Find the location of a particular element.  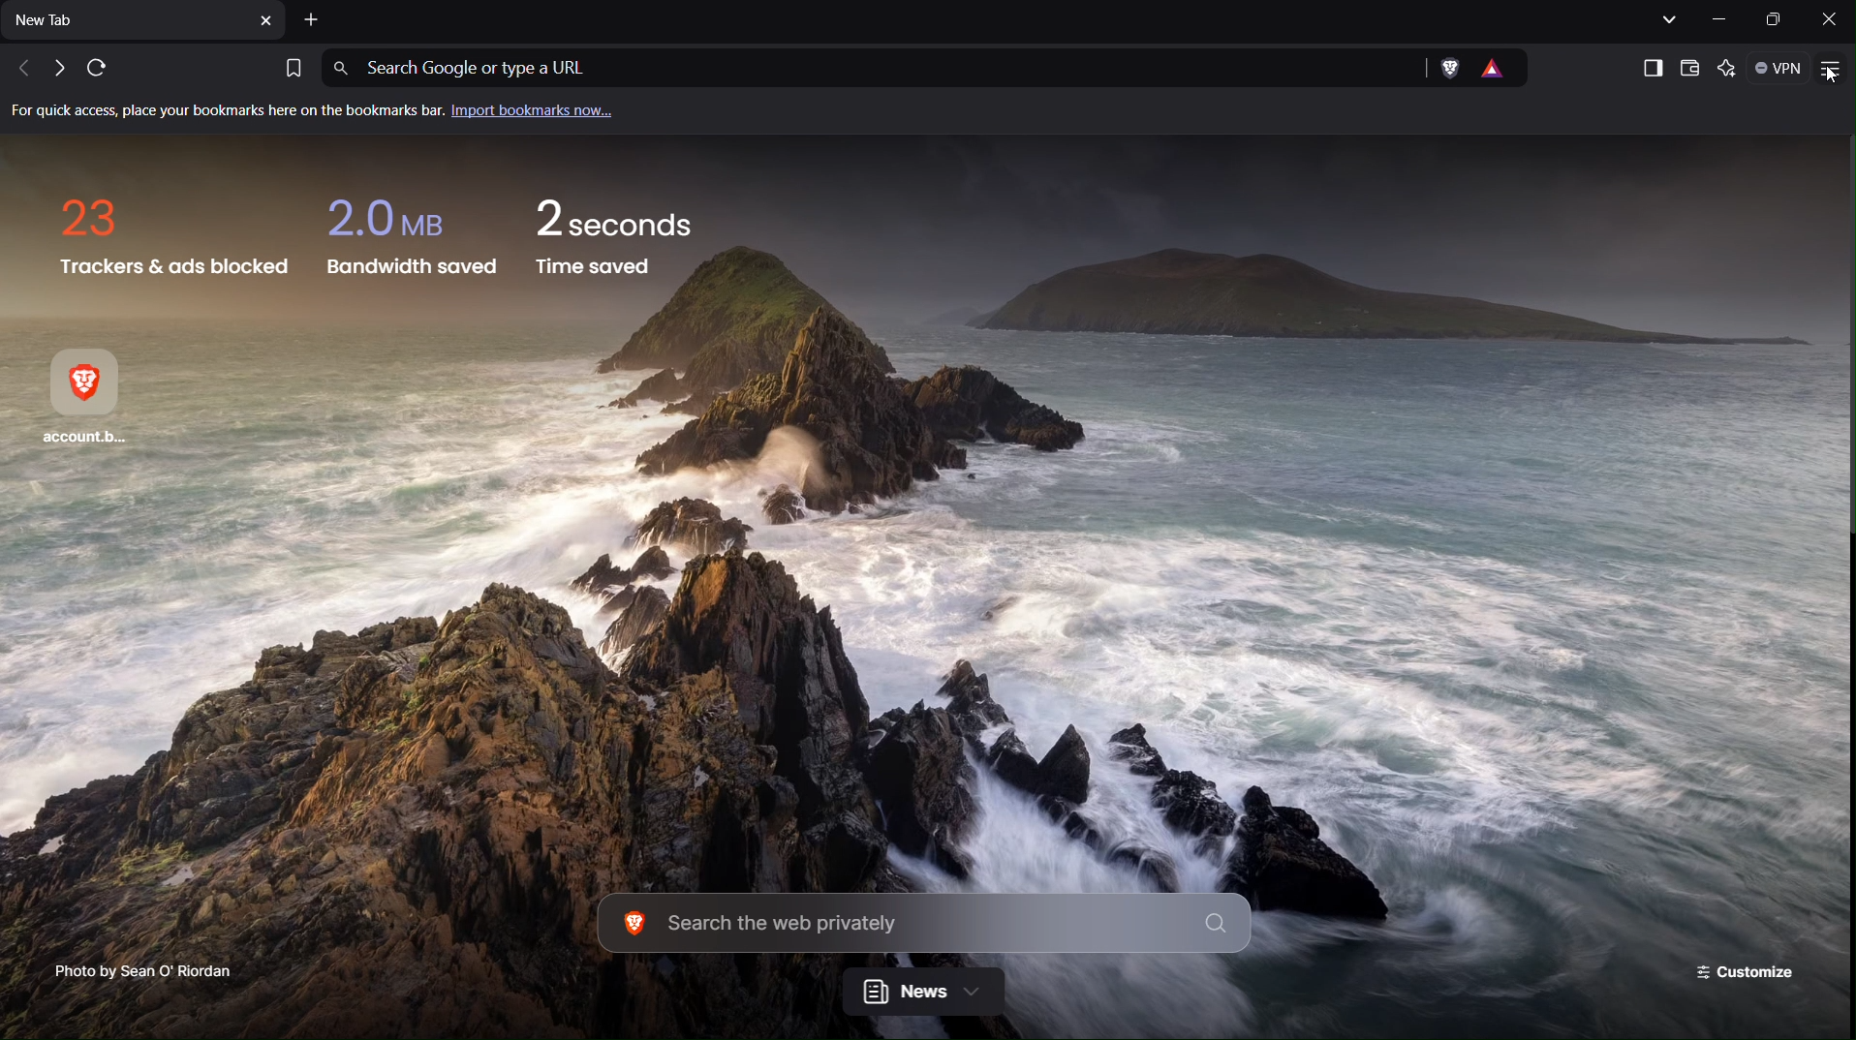

Trackers & ads blocked is located at coordinates (170, 234).